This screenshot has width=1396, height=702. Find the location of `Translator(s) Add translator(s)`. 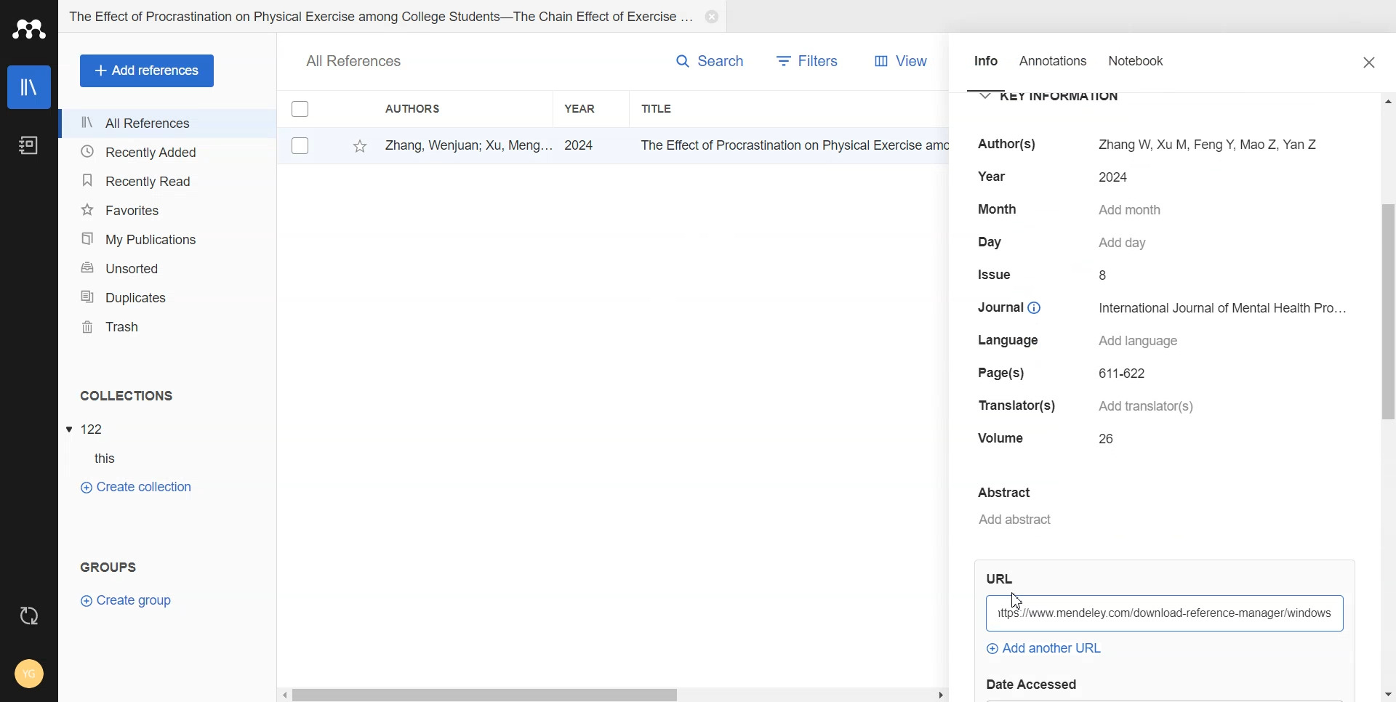

Translator(s) Add translator(s) is located at coordinates (1087, 406).